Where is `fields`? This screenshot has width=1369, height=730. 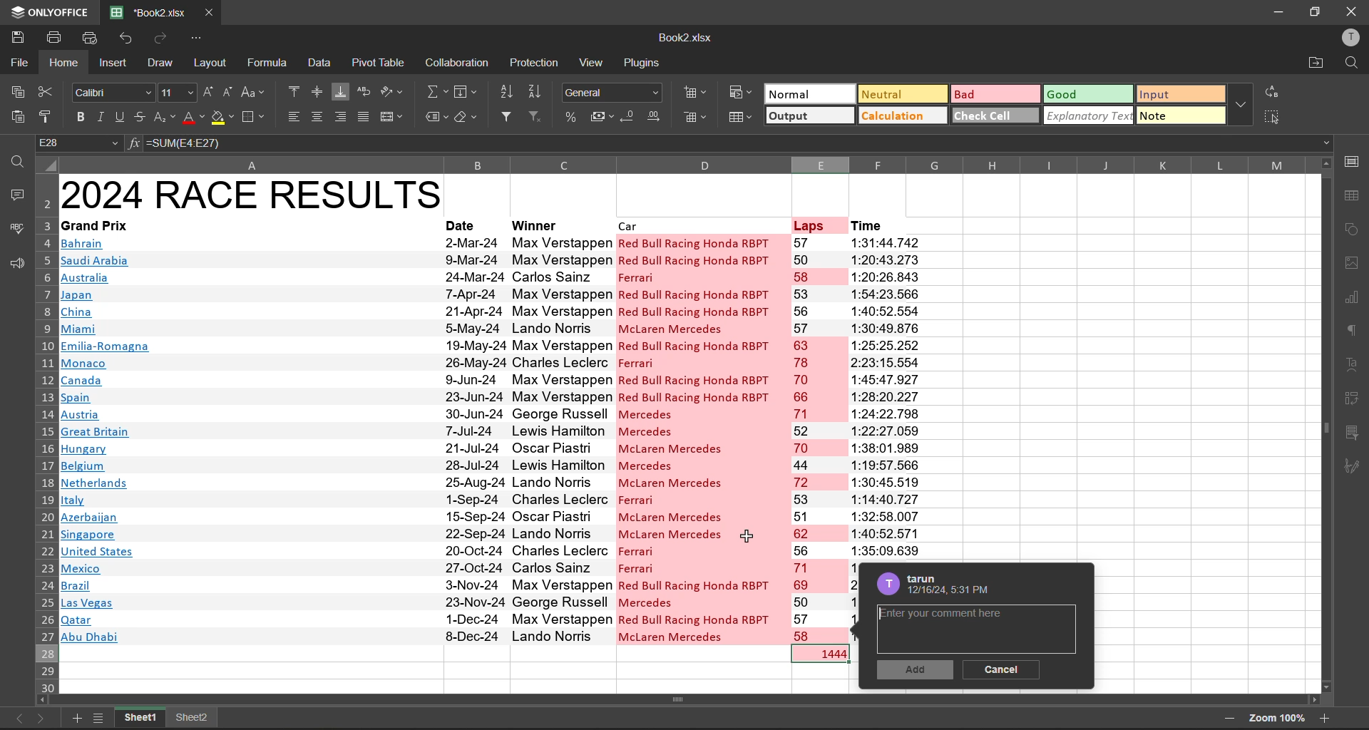
fields is located at coordinates (461, 95).